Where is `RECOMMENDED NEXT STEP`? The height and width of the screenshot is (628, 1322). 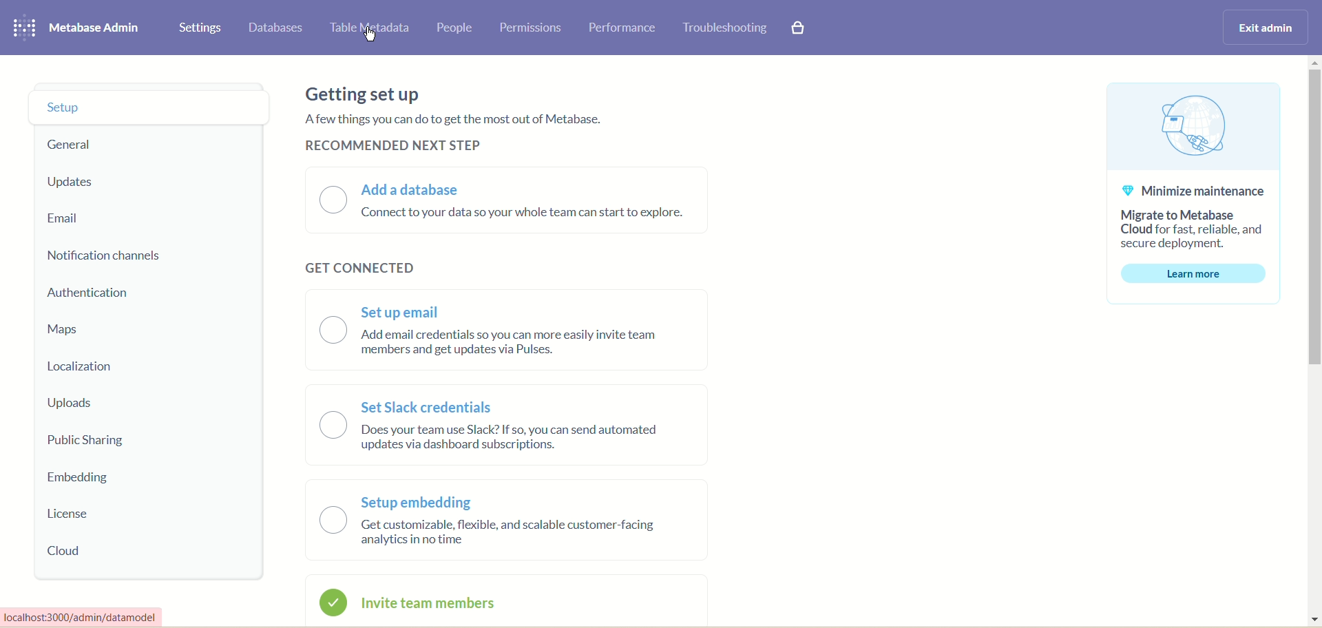 RECOMMENDED NEXT STEP is located at coordinates (394, 146).